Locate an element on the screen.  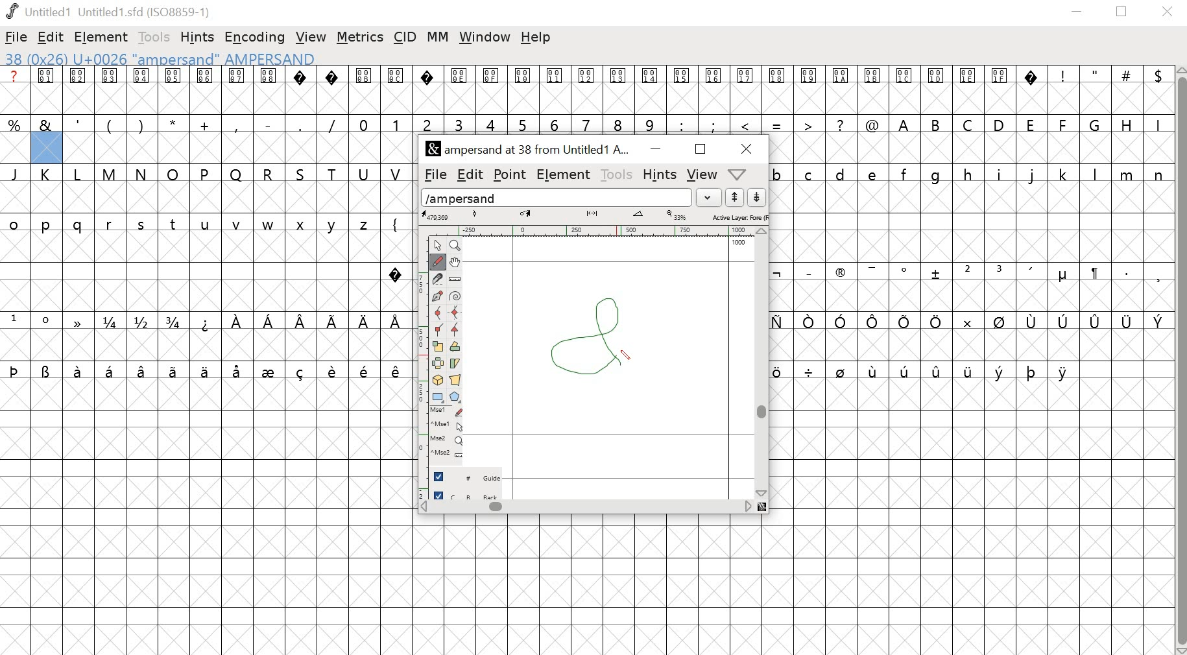
symbol is located at coordinates (1065, 372).